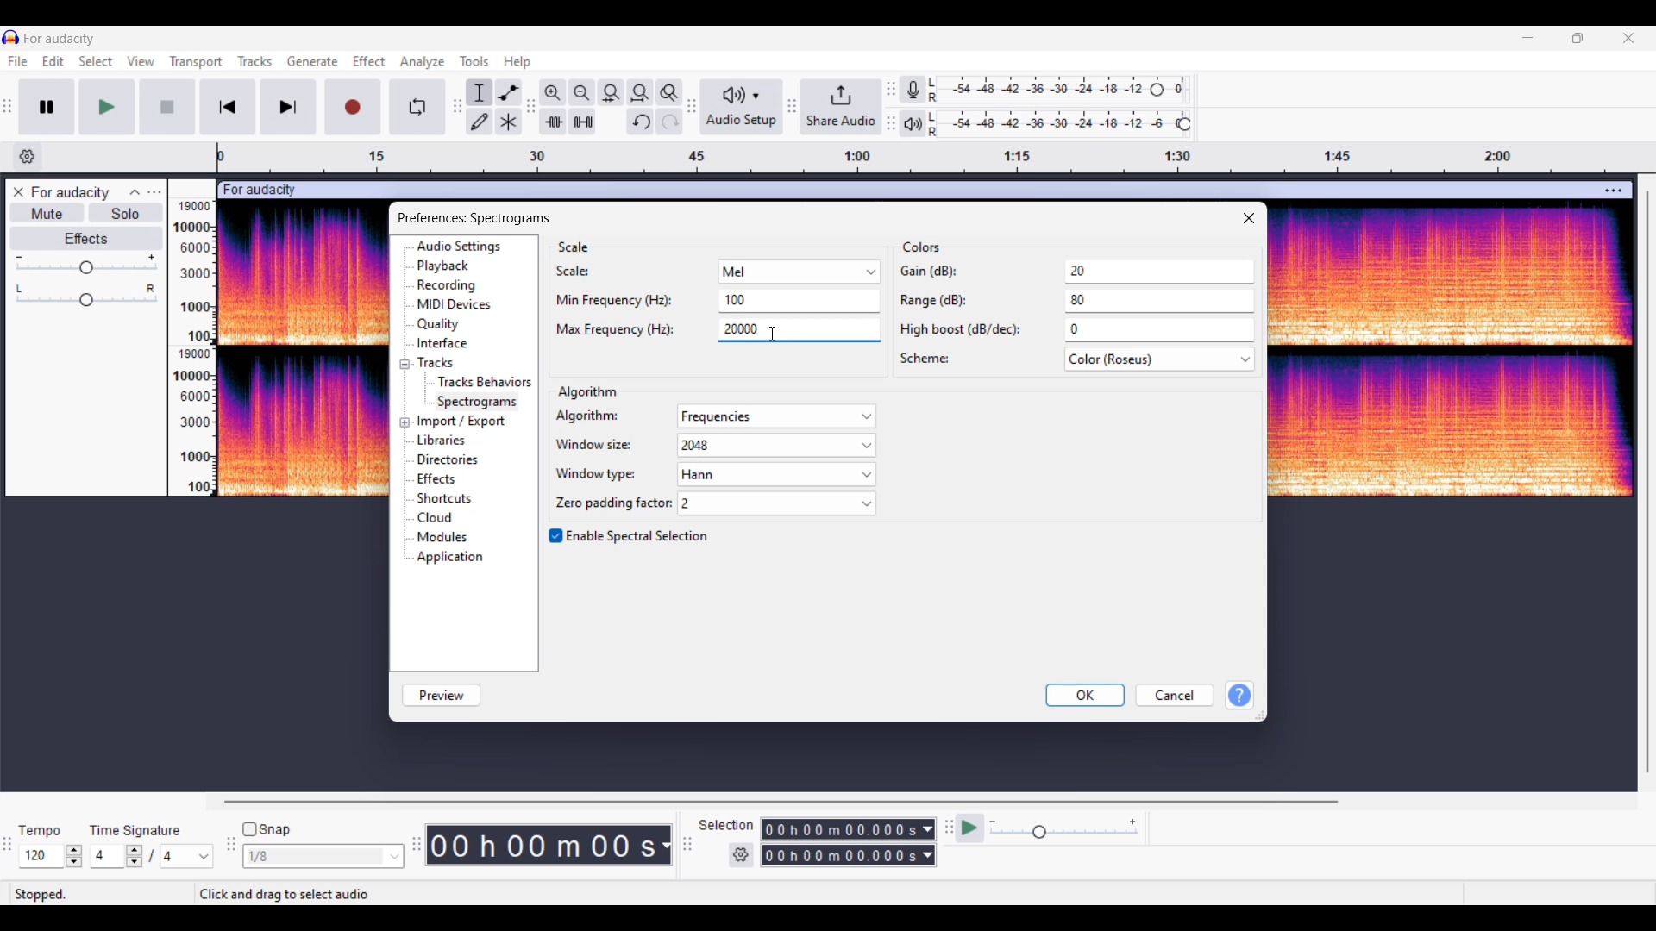 Image resolution: width=1656 pixels, height=931 pixels. I want to click on midi devices, so click(455, 305).